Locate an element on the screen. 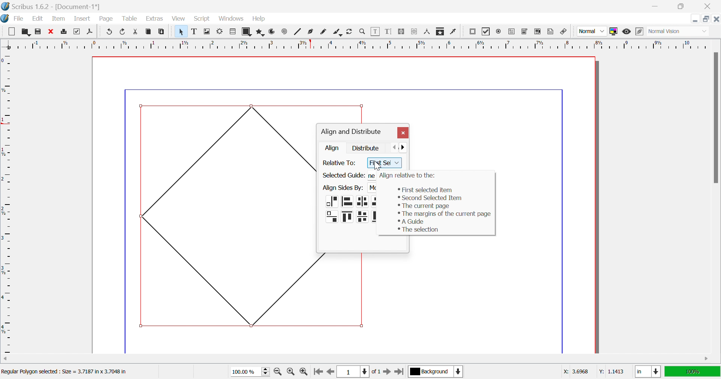 The height and width of the screenshot is (379, 721). Polygon is located at coordinates (261, 32).